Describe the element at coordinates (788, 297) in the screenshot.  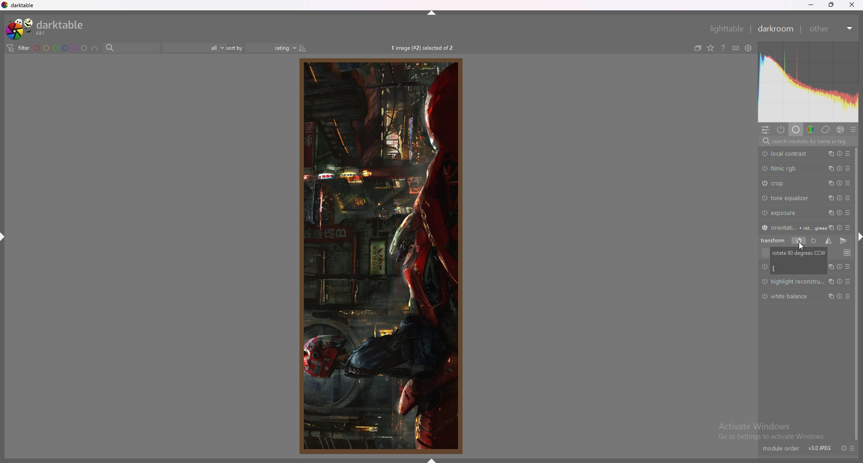
I see `white balance` at that location.